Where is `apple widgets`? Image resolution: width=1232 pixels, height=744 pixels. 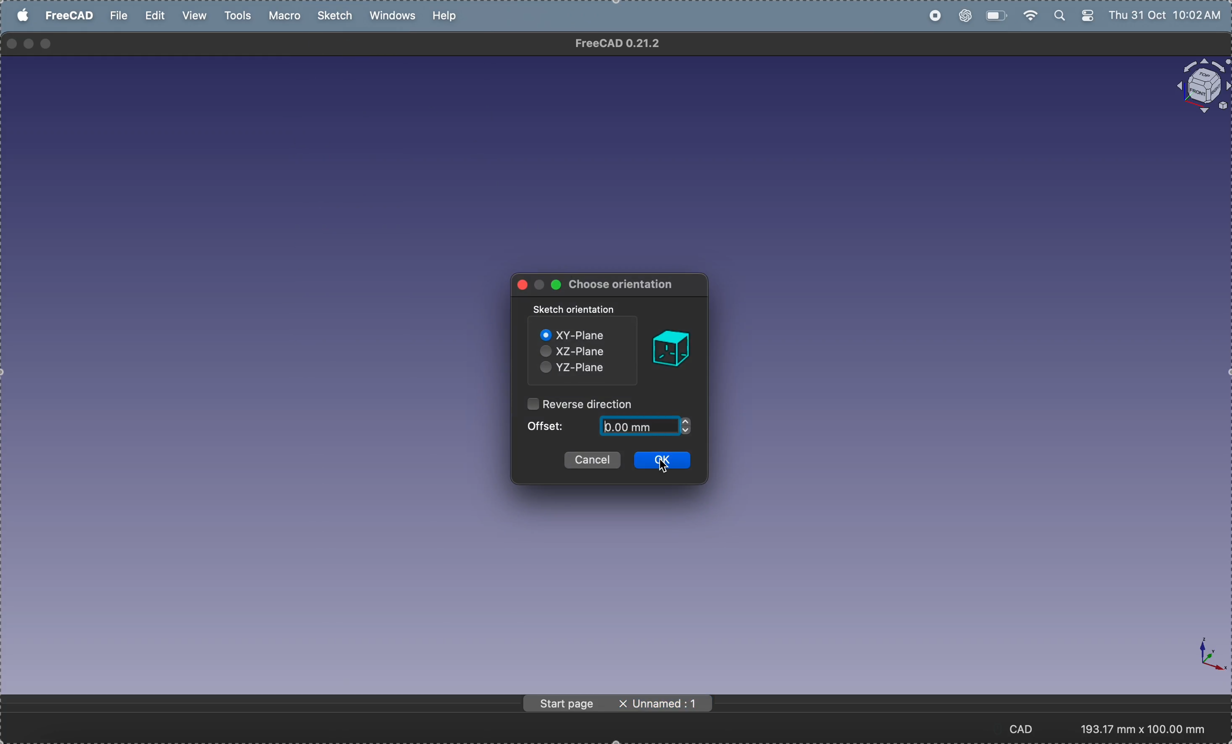
apple widgets is located at coordinates (1075, 15).